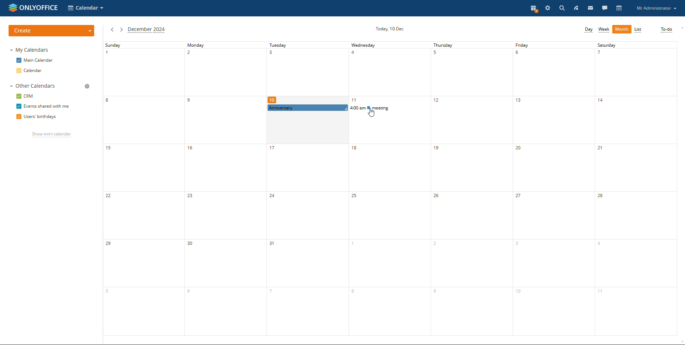  Describe the element at coordinates (12, 9) in the screenshot. I see `onlyoffice logo` at that location.